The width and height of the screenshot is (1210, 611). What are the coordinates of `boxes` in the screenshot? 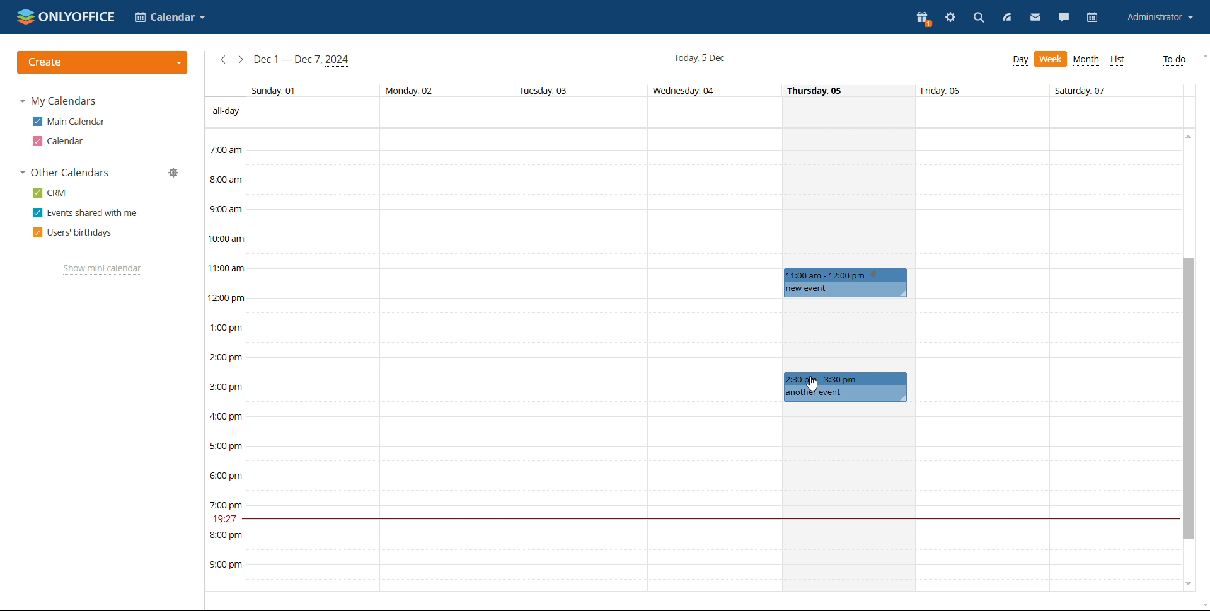 It's located at (517, 362).